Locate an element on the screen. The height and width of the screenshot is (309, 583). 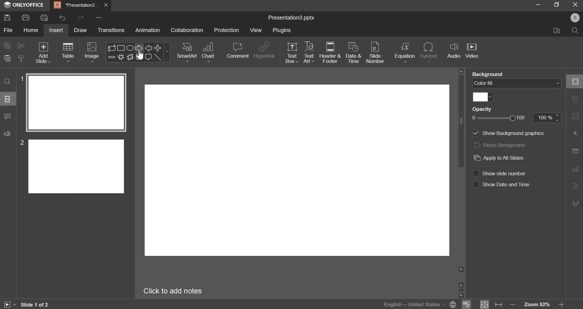
Scroll down is located at coordinates (461, 270).